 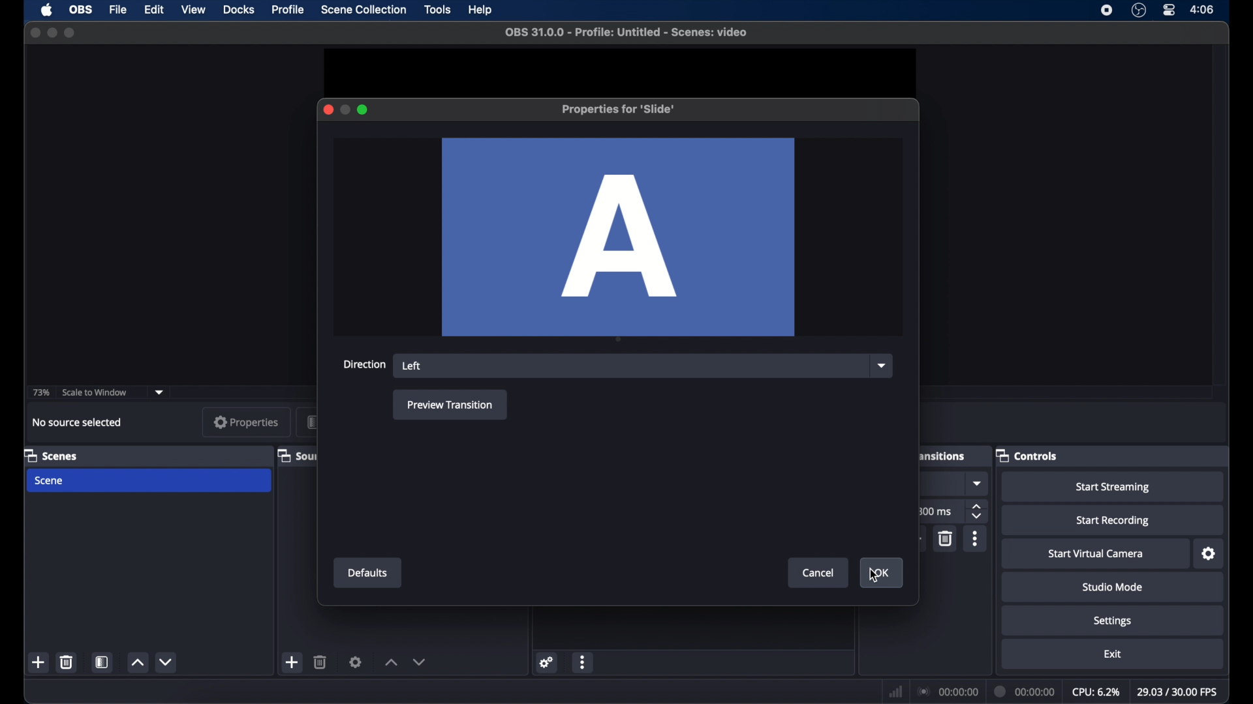 What do you see at coordinates (328, 110) in the screenshot?
I see `close` at bounding box center [328, 110].